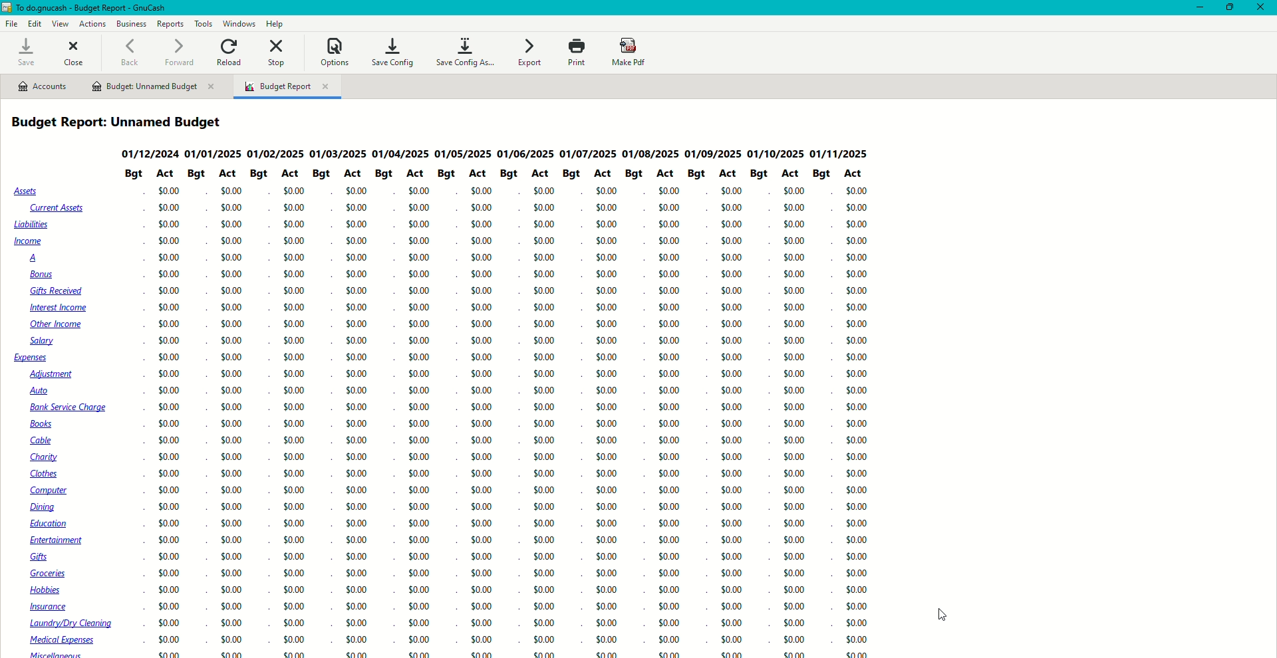 Image resolution: width=1277 pixels, height=658 pixels. What do you see at coordinates (287, 88) in the screenshot?
I see `Budget Report` at bounding box center [287, 88].